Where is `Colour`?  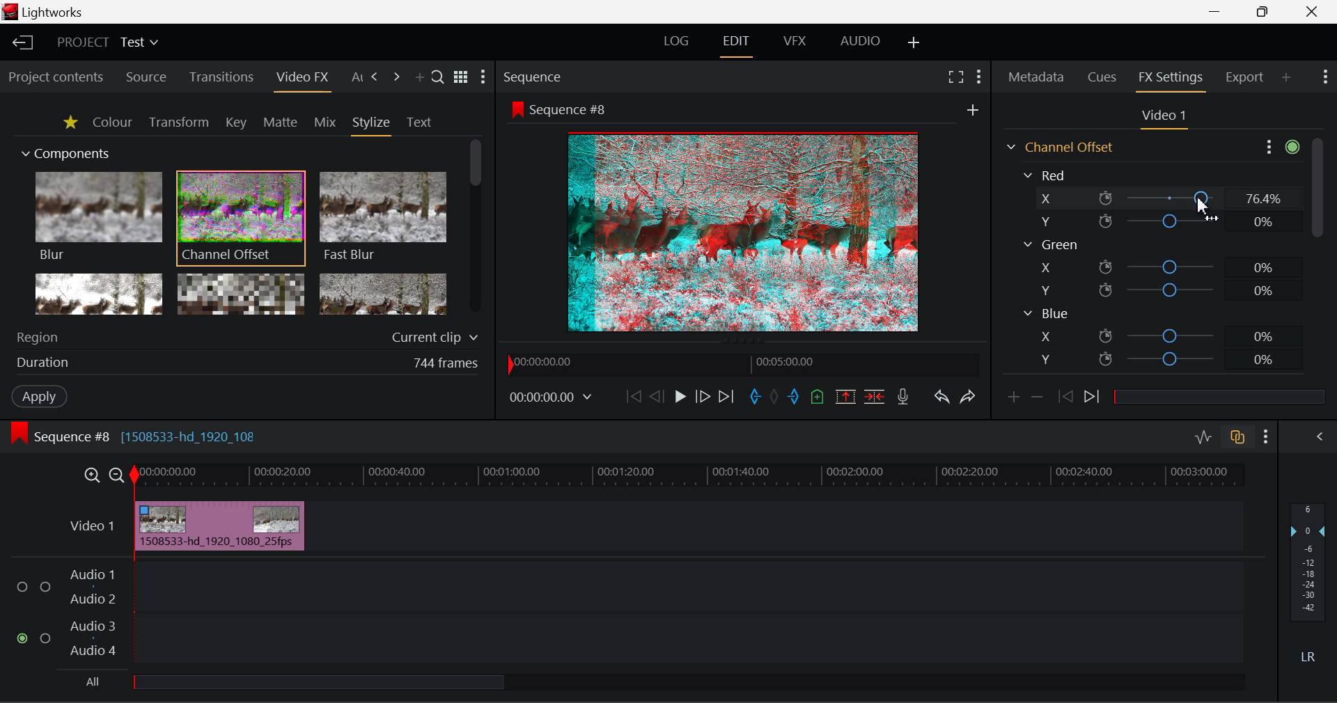 Colour is located at coordinates (111, 122).